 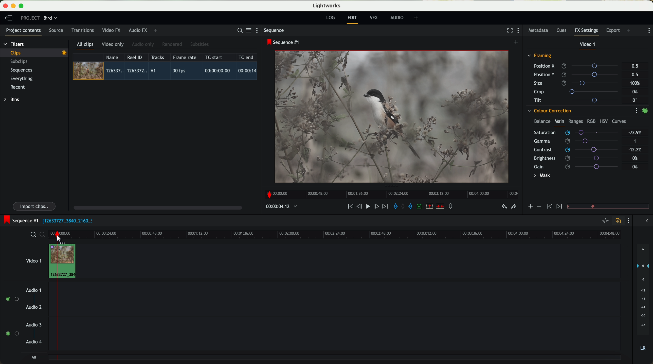 I want to click on bird, so click(x=50, y=18).